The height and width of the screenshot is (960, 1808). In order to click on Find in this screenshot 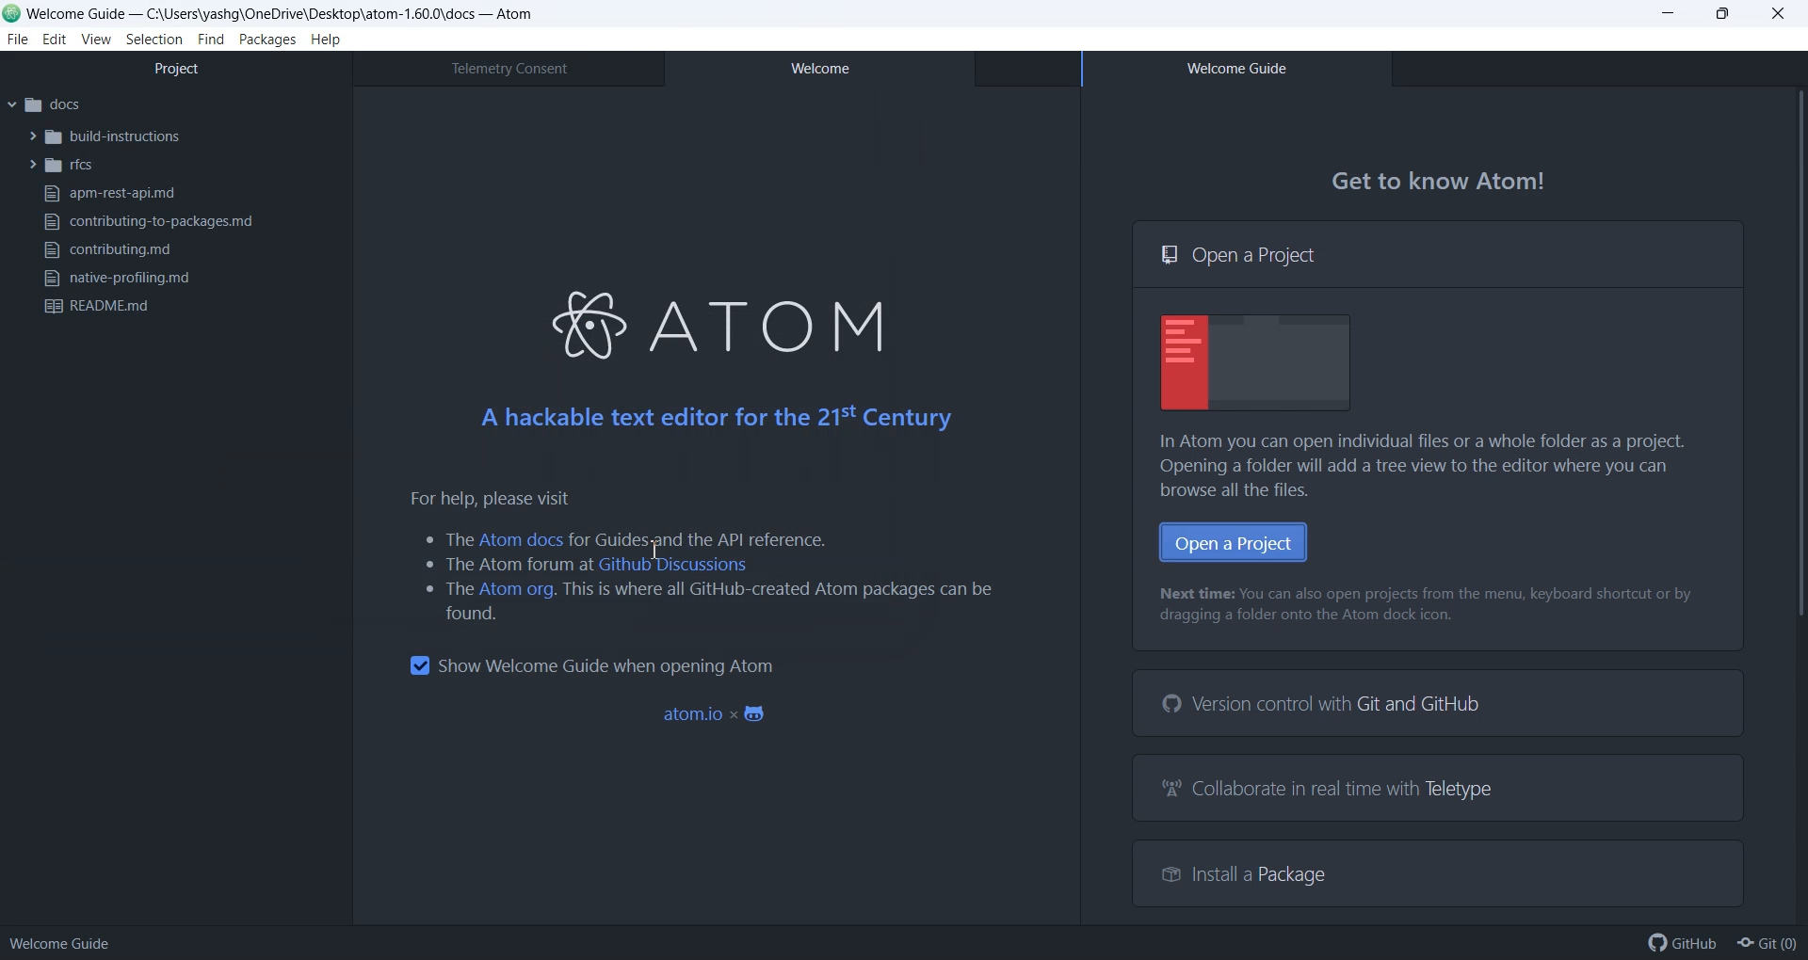, I will do `click(212, 40)`.